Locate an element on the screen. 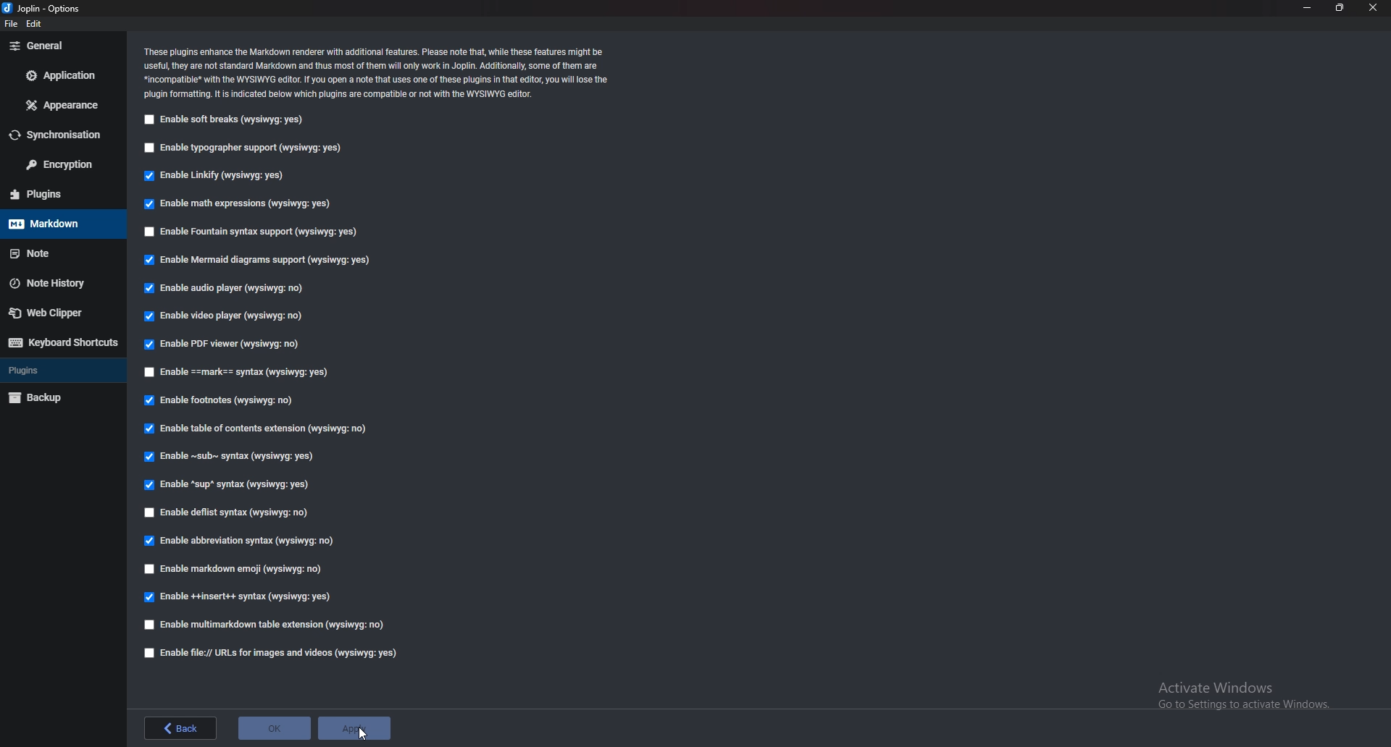 The width and height of the screenshot is (1391, 747). minimize is located at coordinates (1307, 8).